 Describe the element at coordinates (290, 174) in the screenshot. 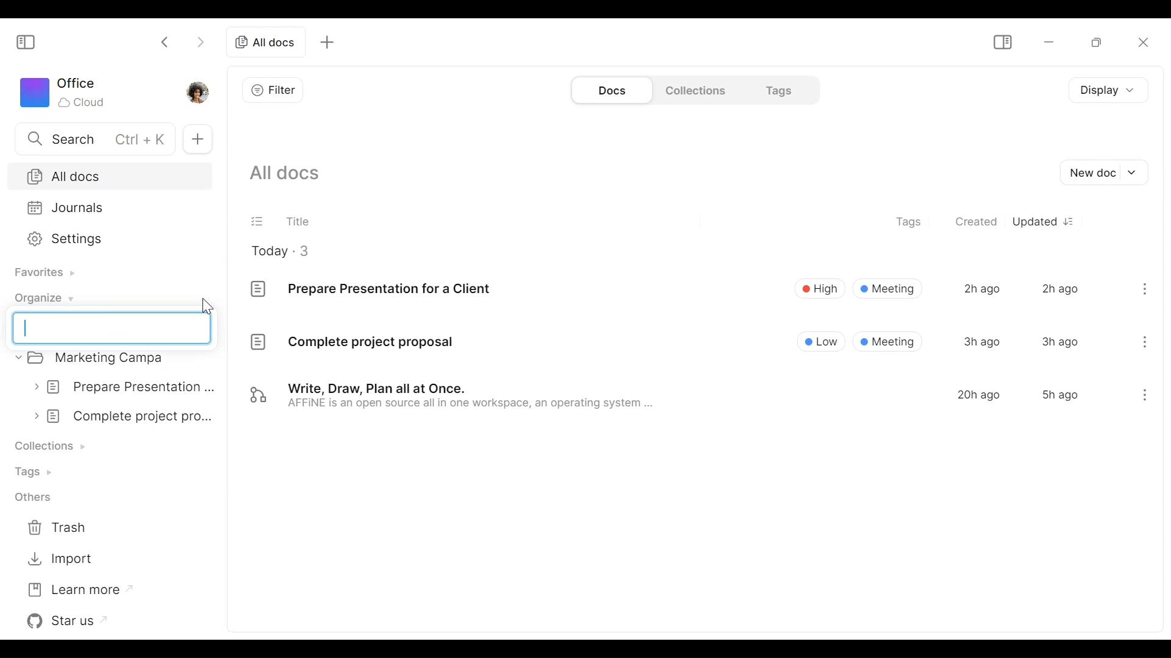

I see `Show all documents` at that location.